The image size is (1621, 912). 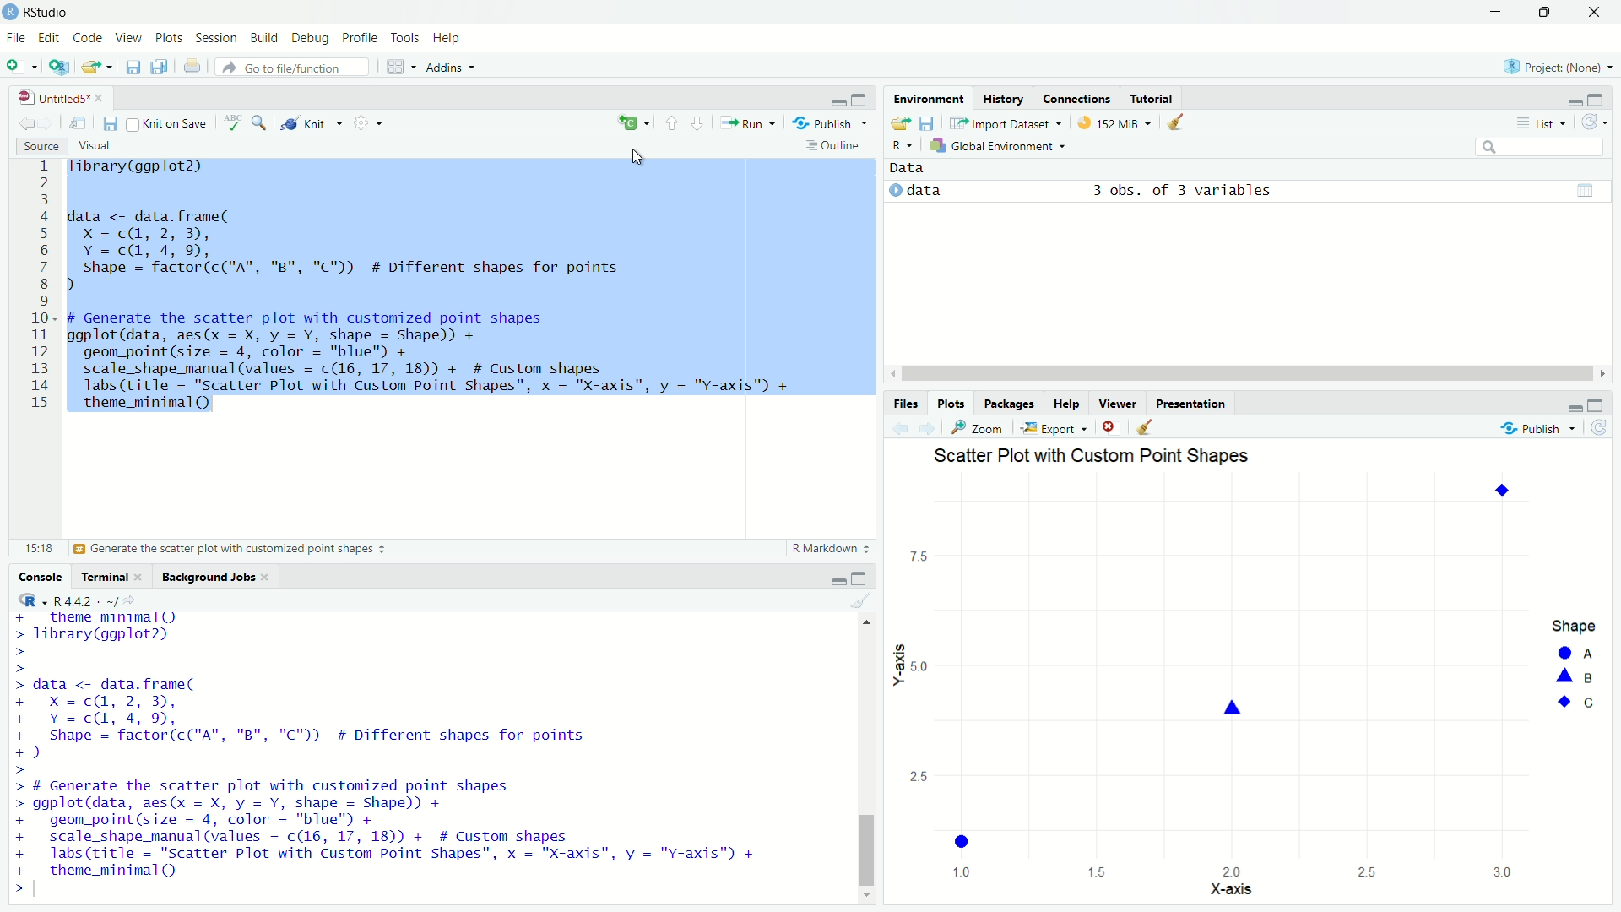 What do you see at coordinates (431, 287) in the screenshot?
I see `1ibrary(ggplot2)
data <- data.frame(
X =cQ, 2, 3),
Y=cd, 4,9,
Shape = factor(c("A", "B", "C")) # Different shapes for points
d
. . . I
# Generate the scatter plot with customized point shapes
ggplot(data, aes(x = X, y = Y, shape = Shape)) +
geom_point(size = 4, color = "blue") +
scale_shape_manual (values = c(16, 17, 18)) + # Custom shapes
Tabs (title = "Scatter Plot with Custom Point Shapes", x = "X-axis", y = "Y-axis") +
theme_minimal()` at bounding box center [431, 287].